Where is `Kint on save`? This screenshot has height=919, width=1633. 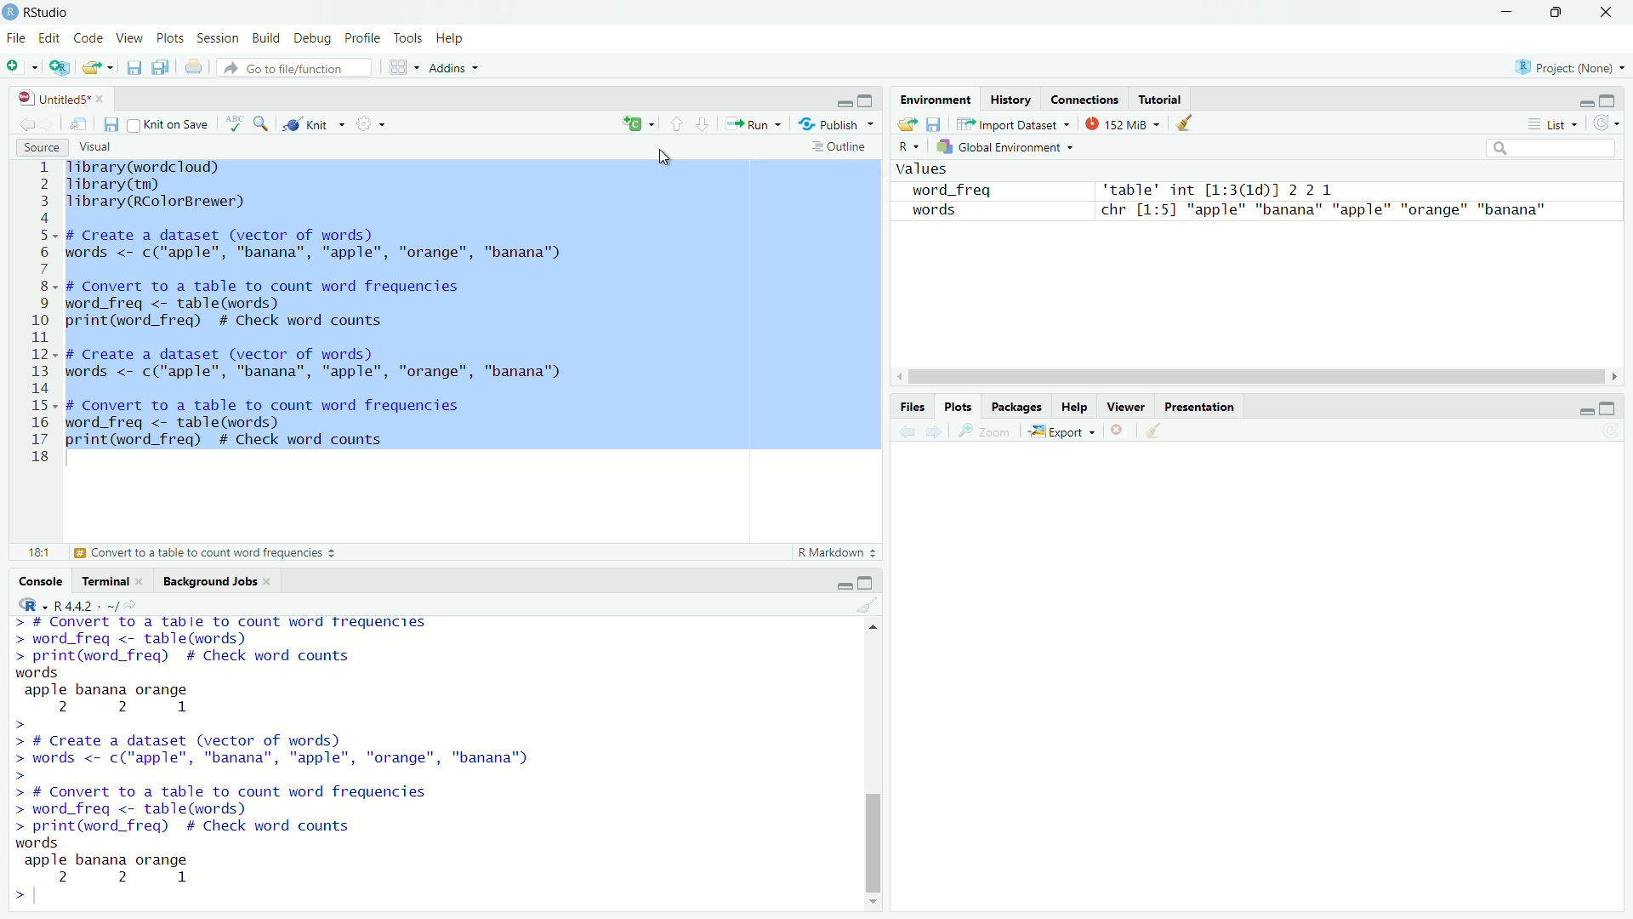
Kint on save is located at coordinates (168, 125).